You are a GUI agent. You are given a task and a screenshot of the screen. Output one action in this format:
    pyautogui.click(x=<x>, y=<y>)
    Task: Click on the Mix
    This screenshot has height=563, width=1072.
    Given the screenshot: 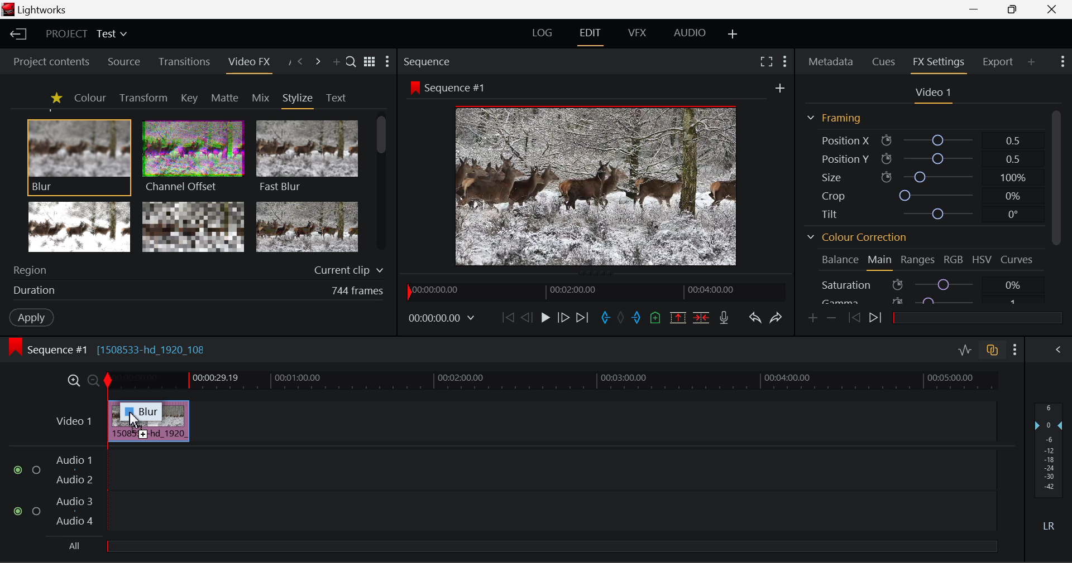 What is the action you would take?
    pyautogui.click(x=260, y=97)
    